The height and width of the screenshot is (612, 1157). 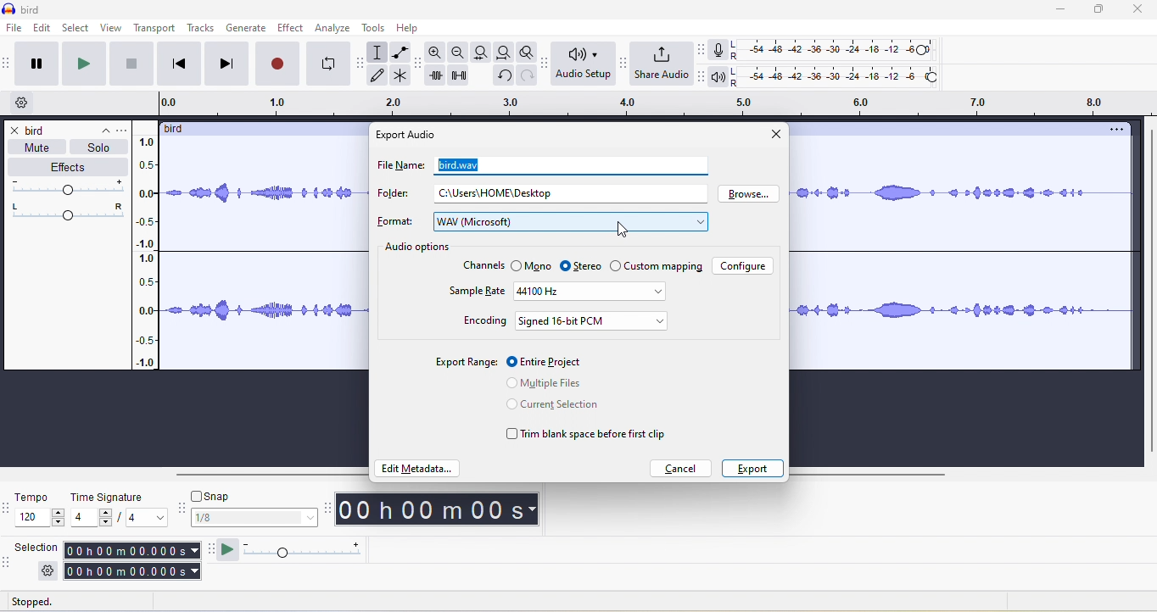 What do you see at coordinates (502, 54) in the screenshot?
I see `fit project to width` at bounding box center [502, 54].